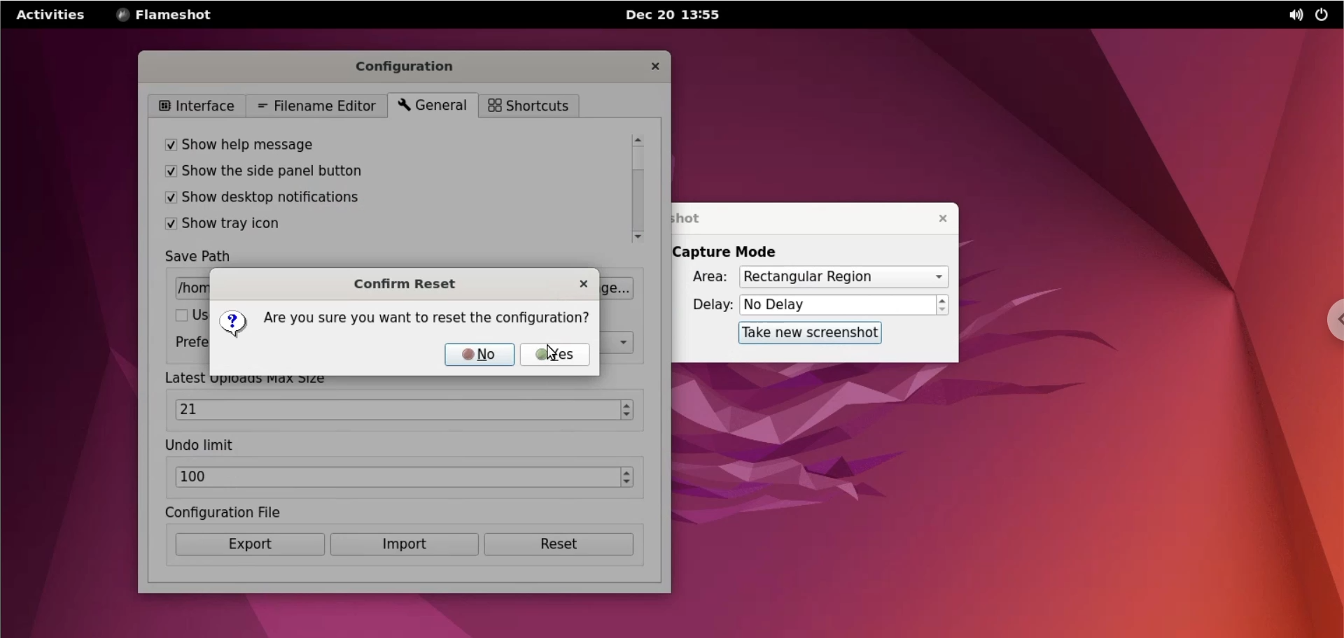  I want to click on Dec 20 13:54, so click(681, 16).